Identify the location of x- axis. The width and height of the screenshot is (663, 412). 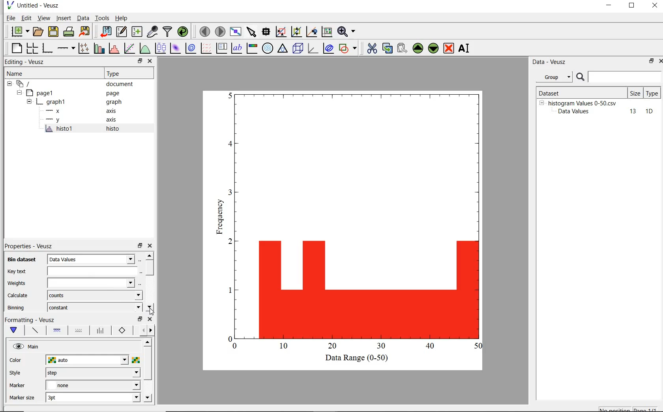
(54, 112).